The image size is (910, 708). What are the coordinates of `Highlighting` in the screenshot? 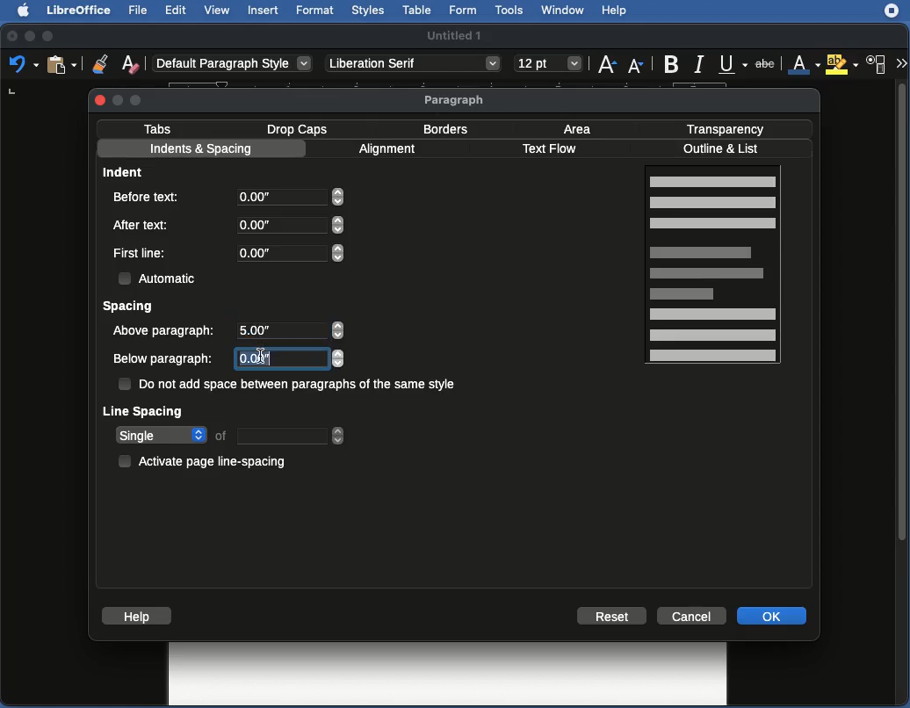 It's located at (843, 64).